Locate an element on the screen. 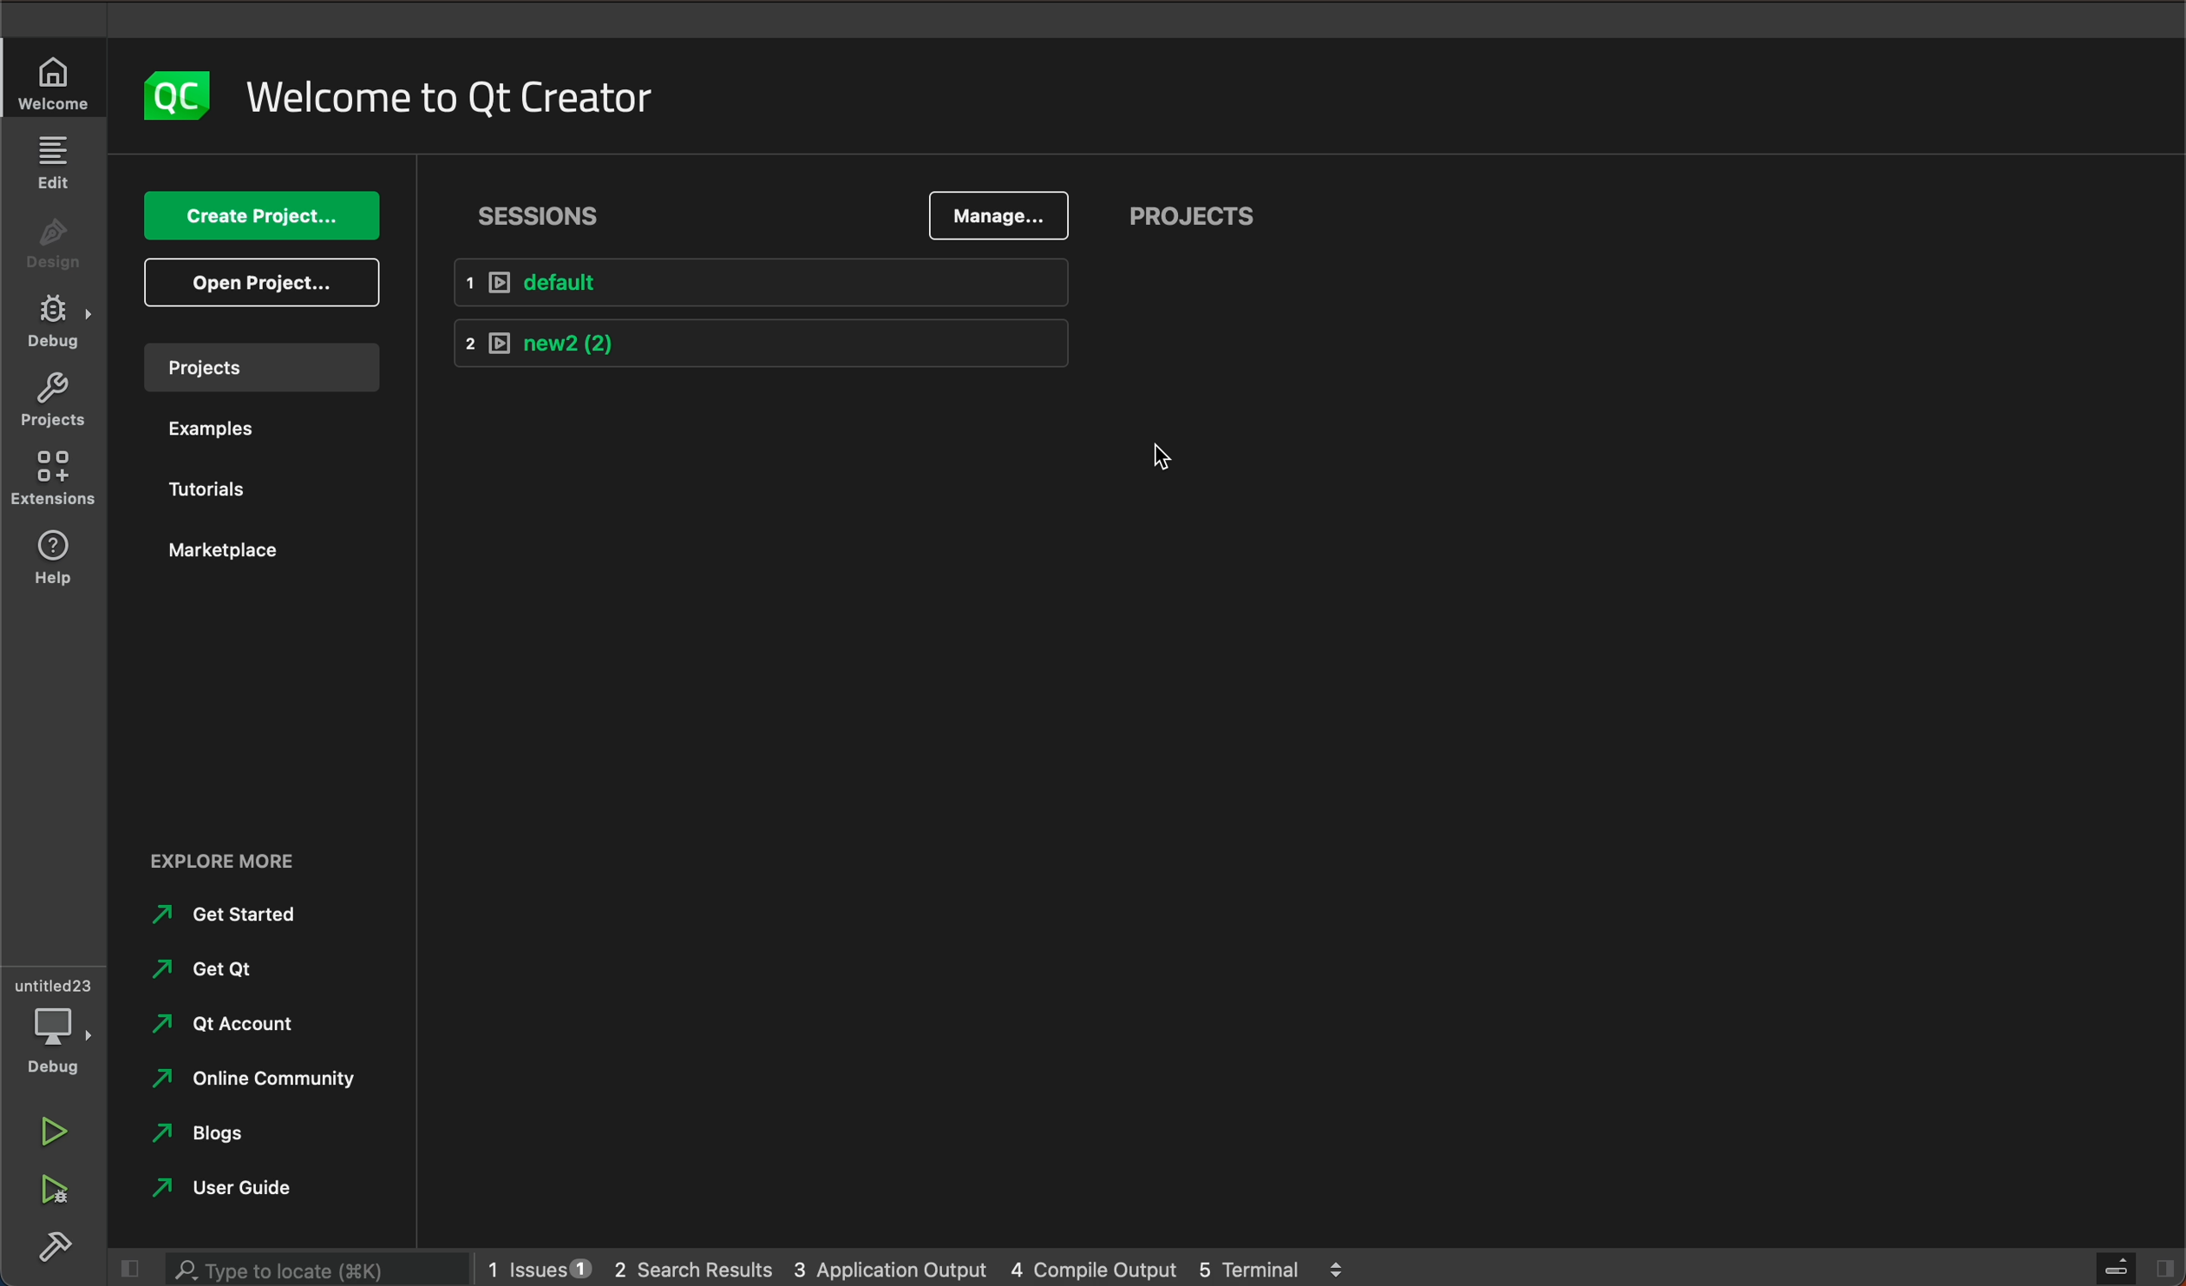 This screenshot has width=2186, height=1286. build is located at coordinates (58, 1243).